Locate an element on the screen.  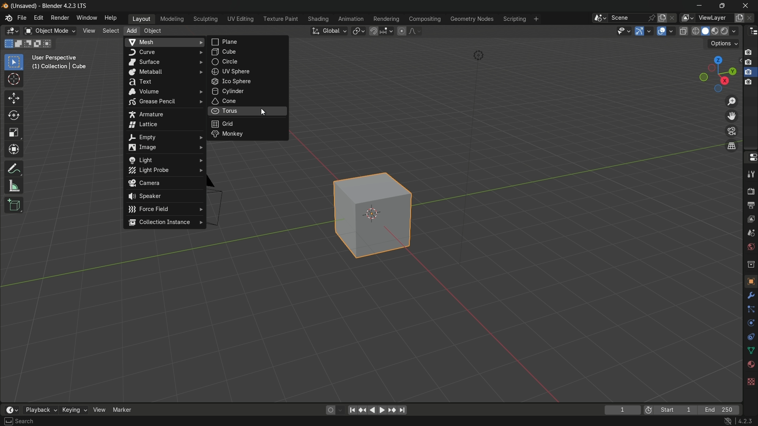
rendering is located at coordinates (387, 19).